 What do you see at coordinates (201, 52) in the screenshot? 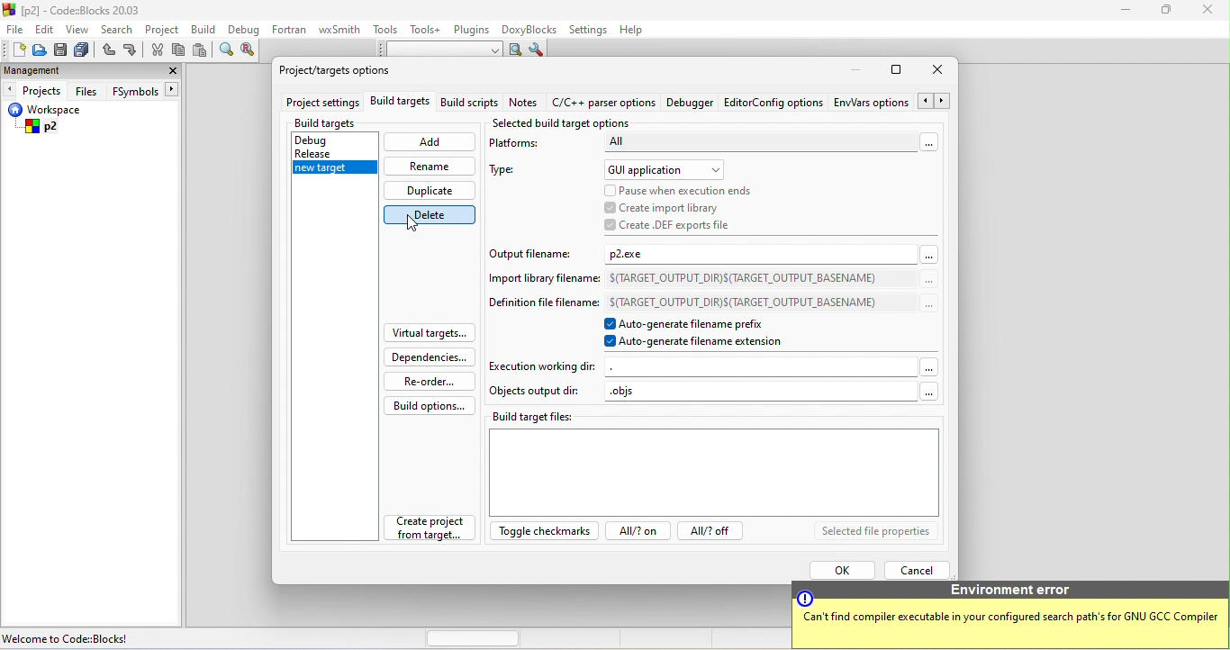
I see `paste` at bounding box center [201, 52].